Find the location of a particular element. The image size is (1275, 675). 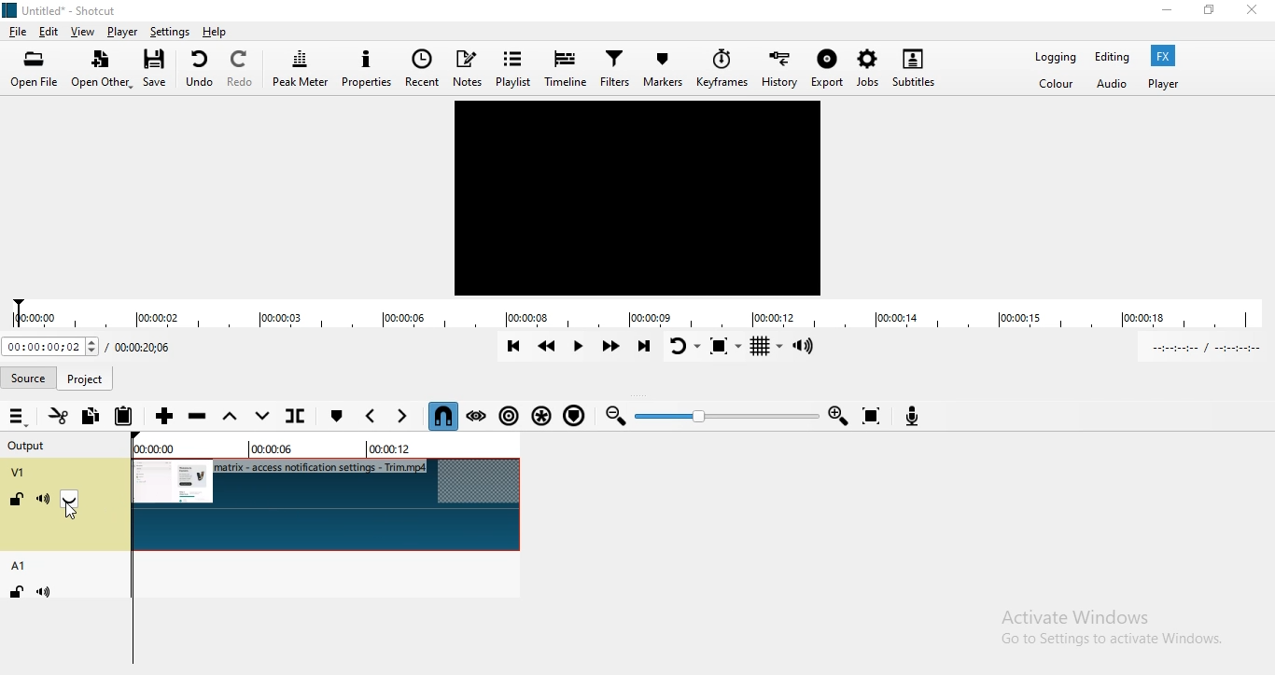

In point is located at coordinates (1209, 347).